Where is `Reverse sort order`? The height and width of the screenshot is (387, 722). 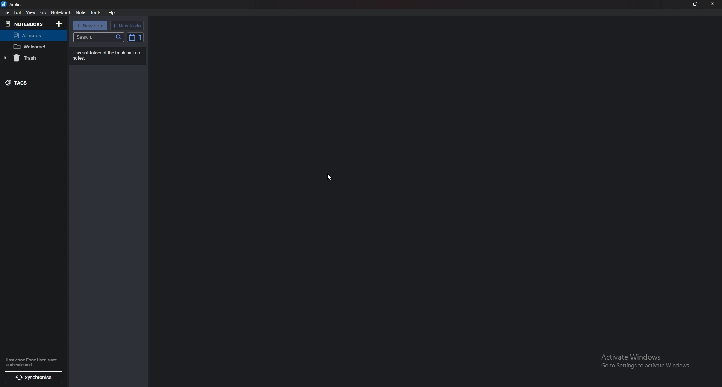 Reverse sort order is located at coordinates (141, 37).